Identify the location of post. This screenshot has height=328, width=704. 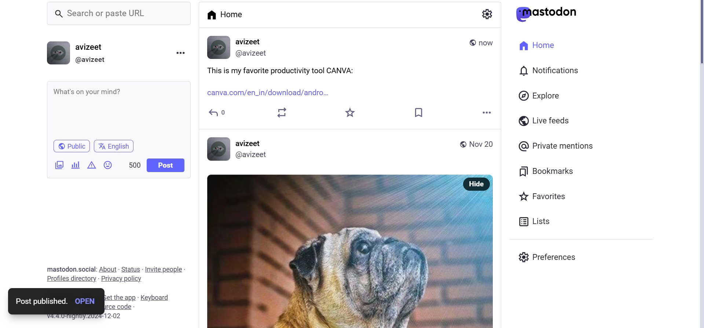
(165, 165).